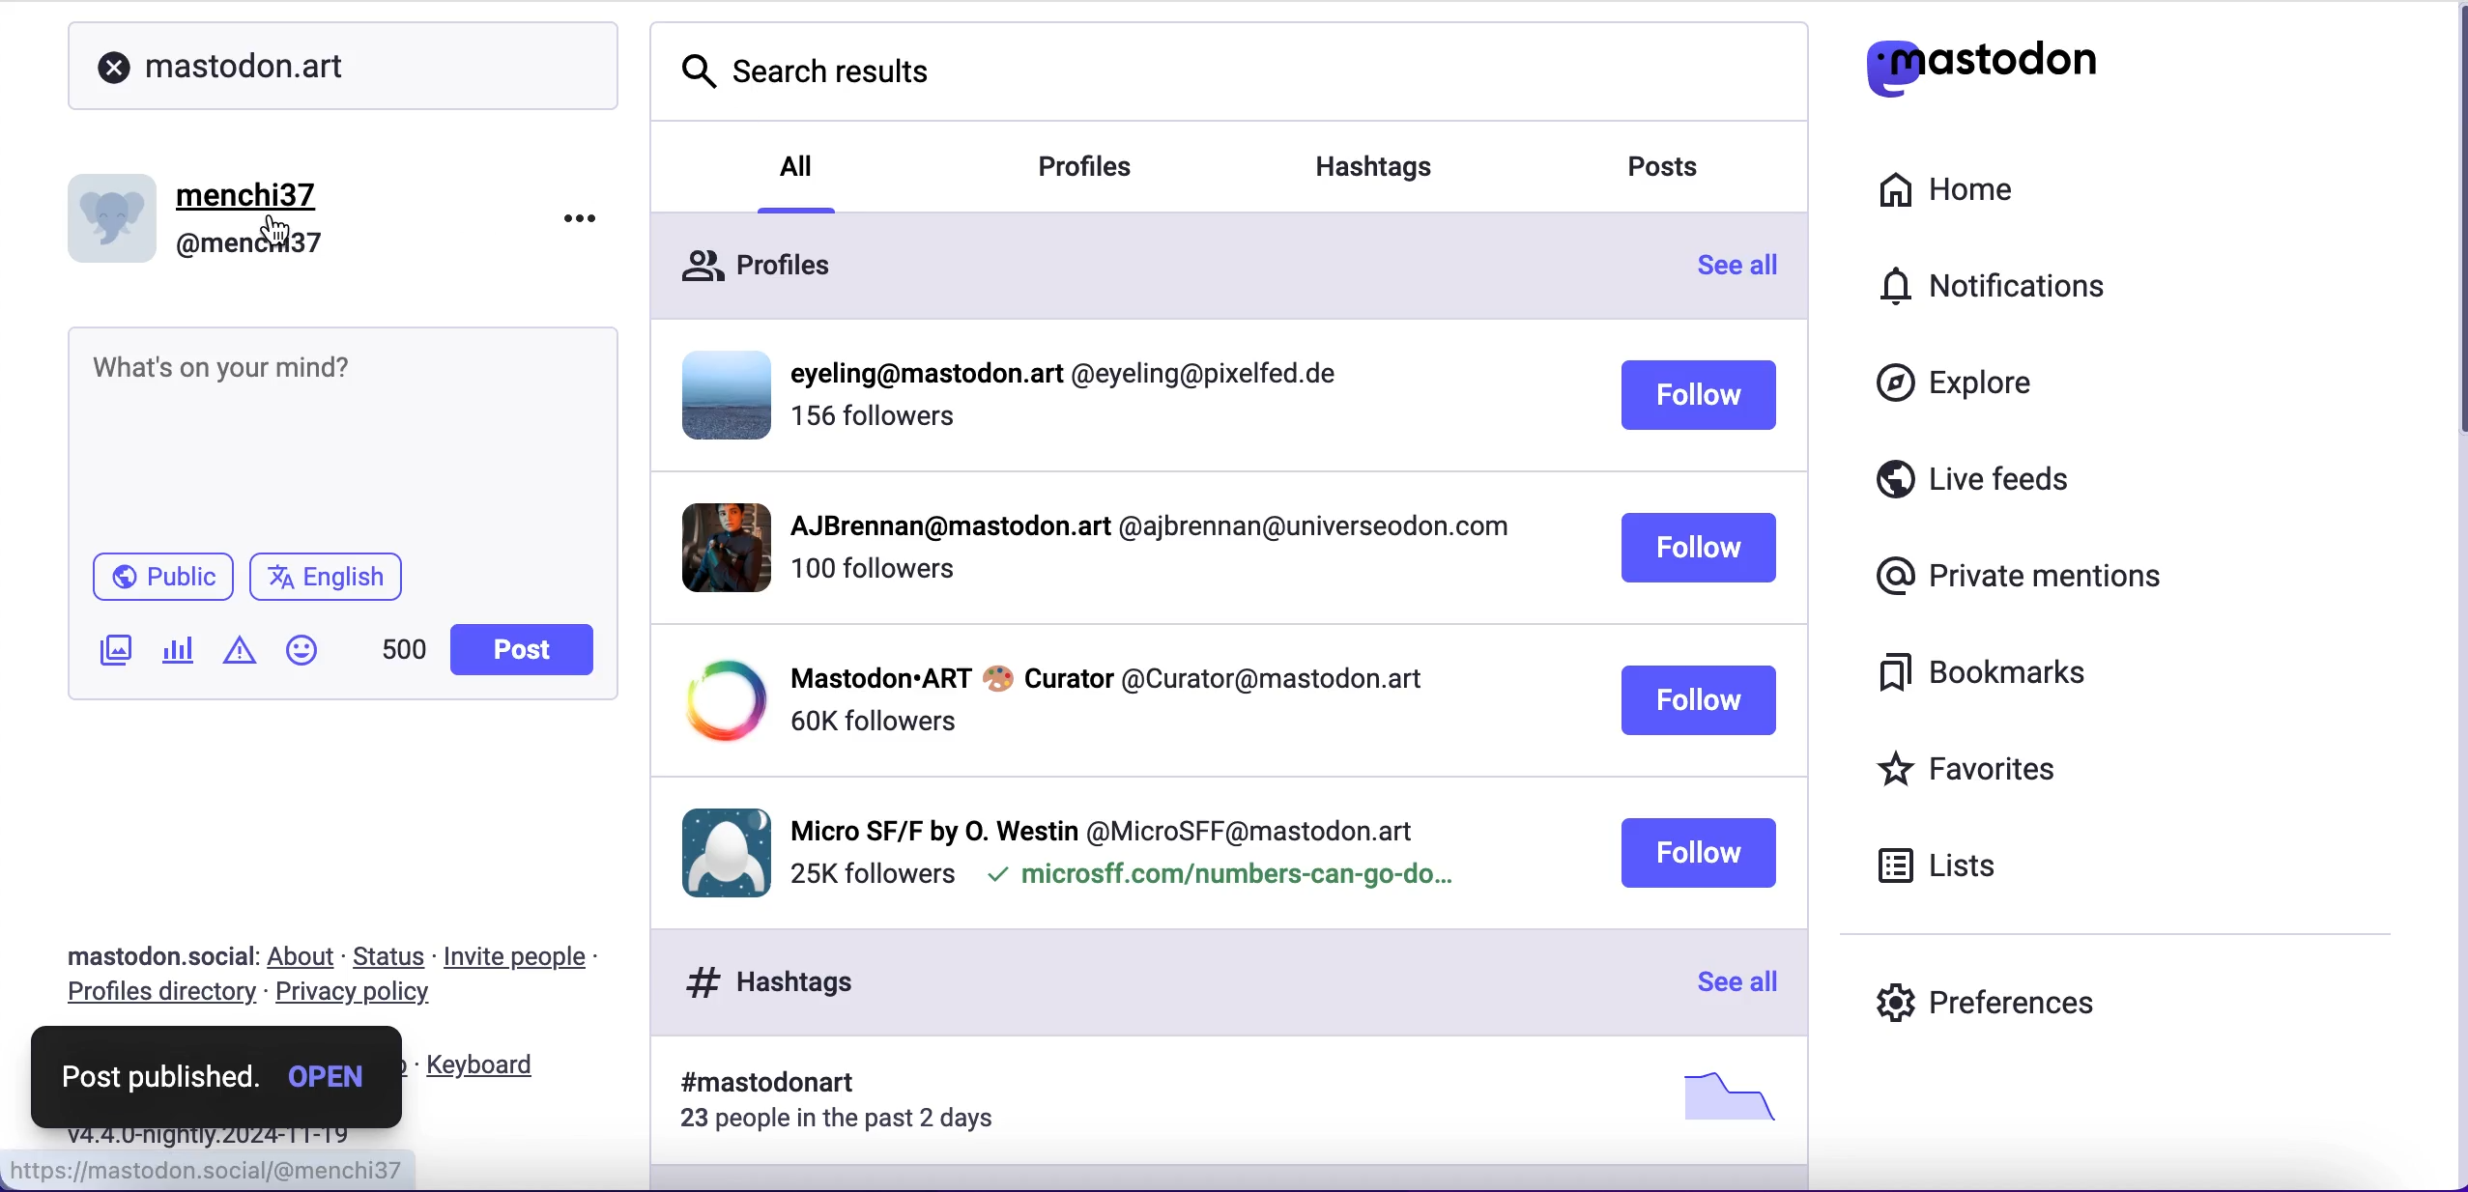 This screenshot has width=2468, height=1192. I want to click on add warnings, so click(239, 657).